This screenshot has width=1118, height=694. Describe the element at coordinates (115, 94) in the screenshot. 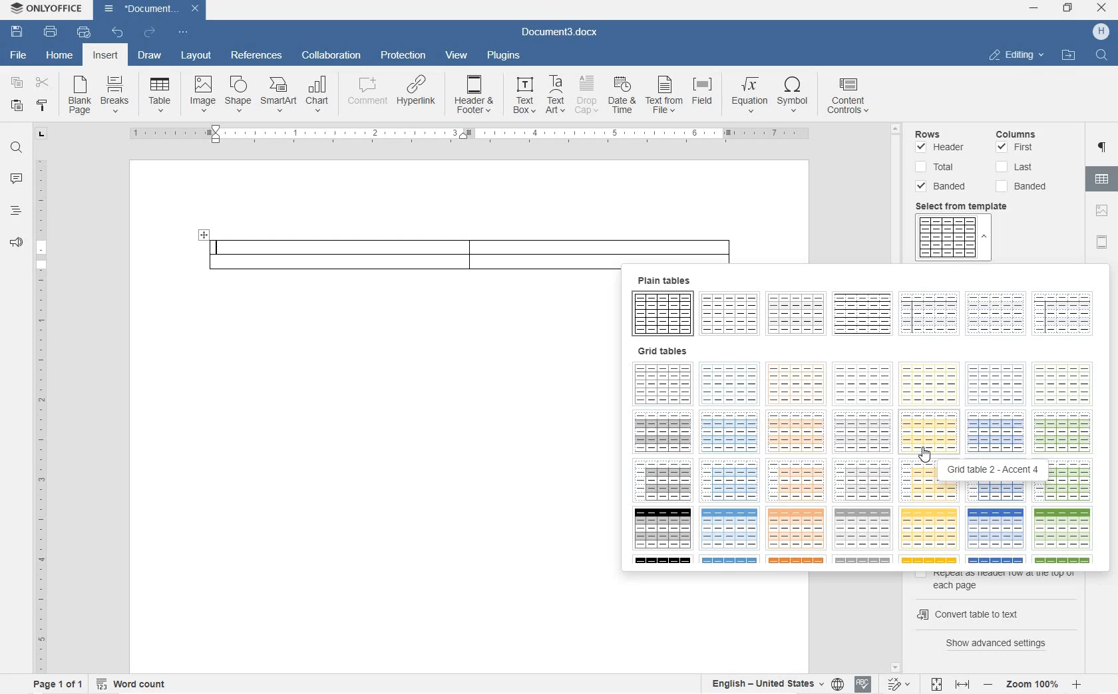

I see `Breaks` at that location.